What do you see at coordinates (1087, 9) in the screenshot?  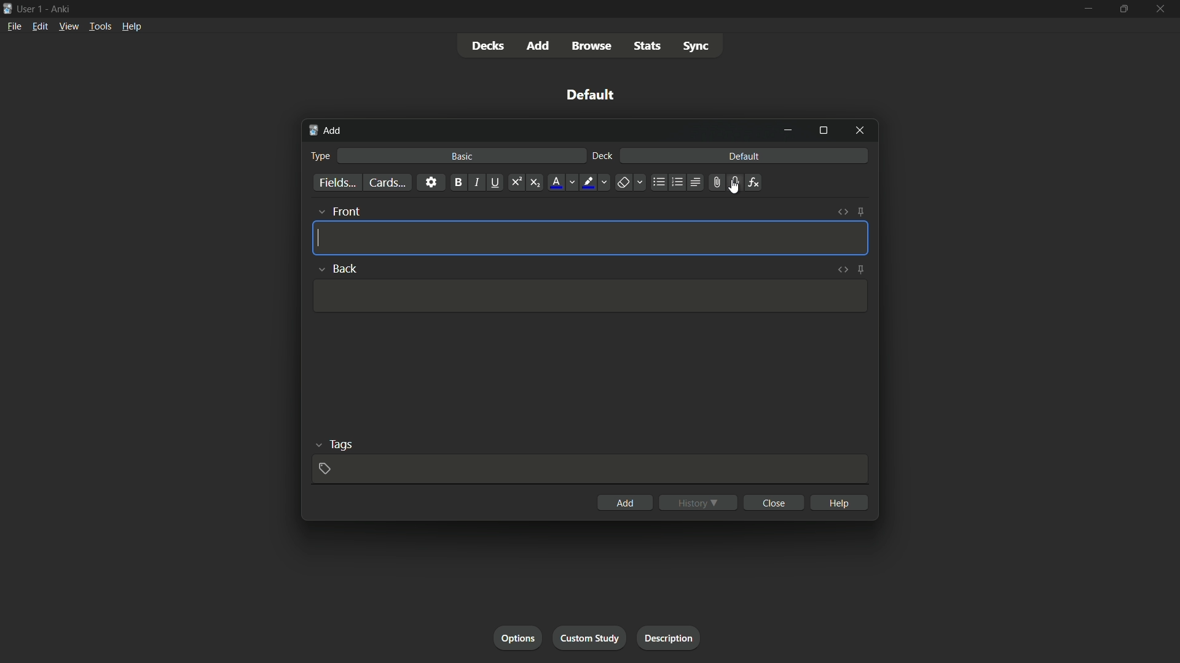 I see `minimize` at bounding box center [1087, 9].